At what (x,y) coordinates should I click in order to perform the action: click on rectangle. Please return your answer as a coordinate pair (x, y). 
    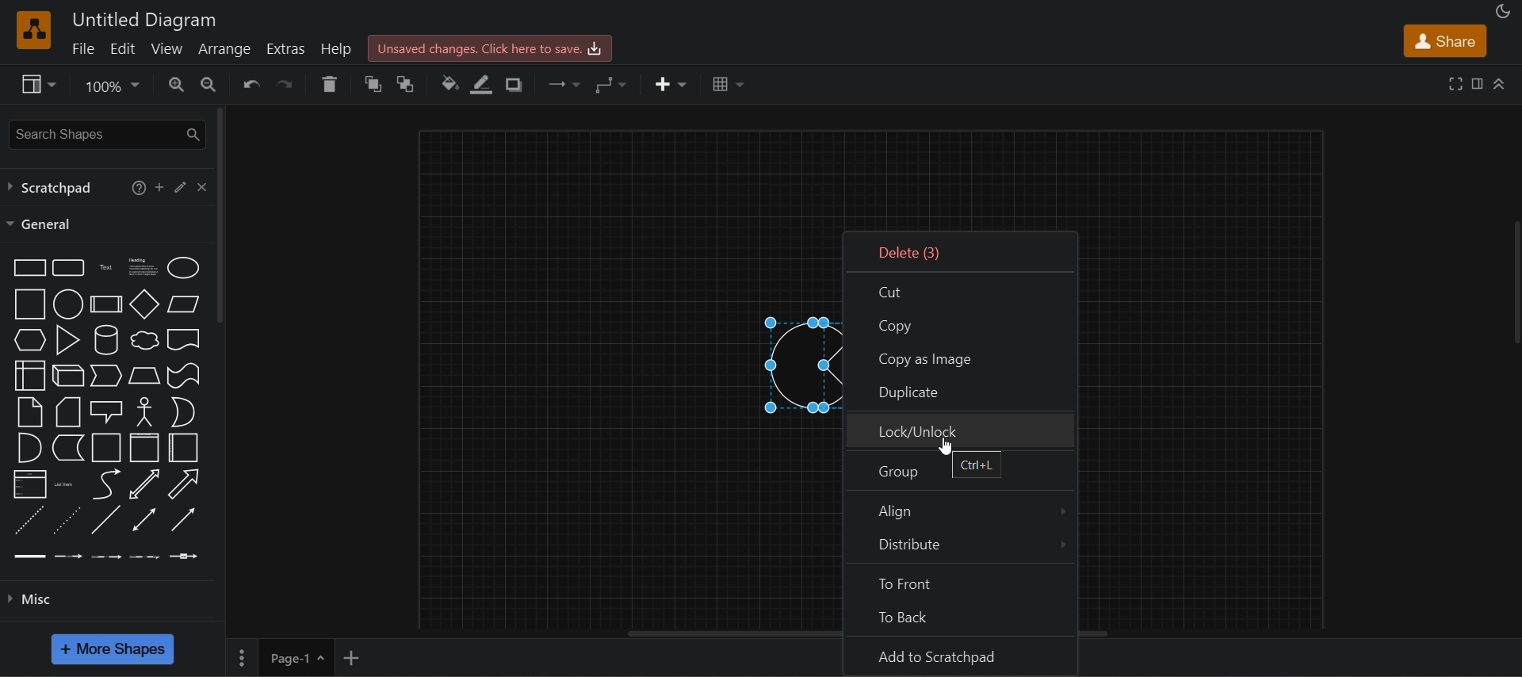
    Looking at the image, I should click on (26, 266).